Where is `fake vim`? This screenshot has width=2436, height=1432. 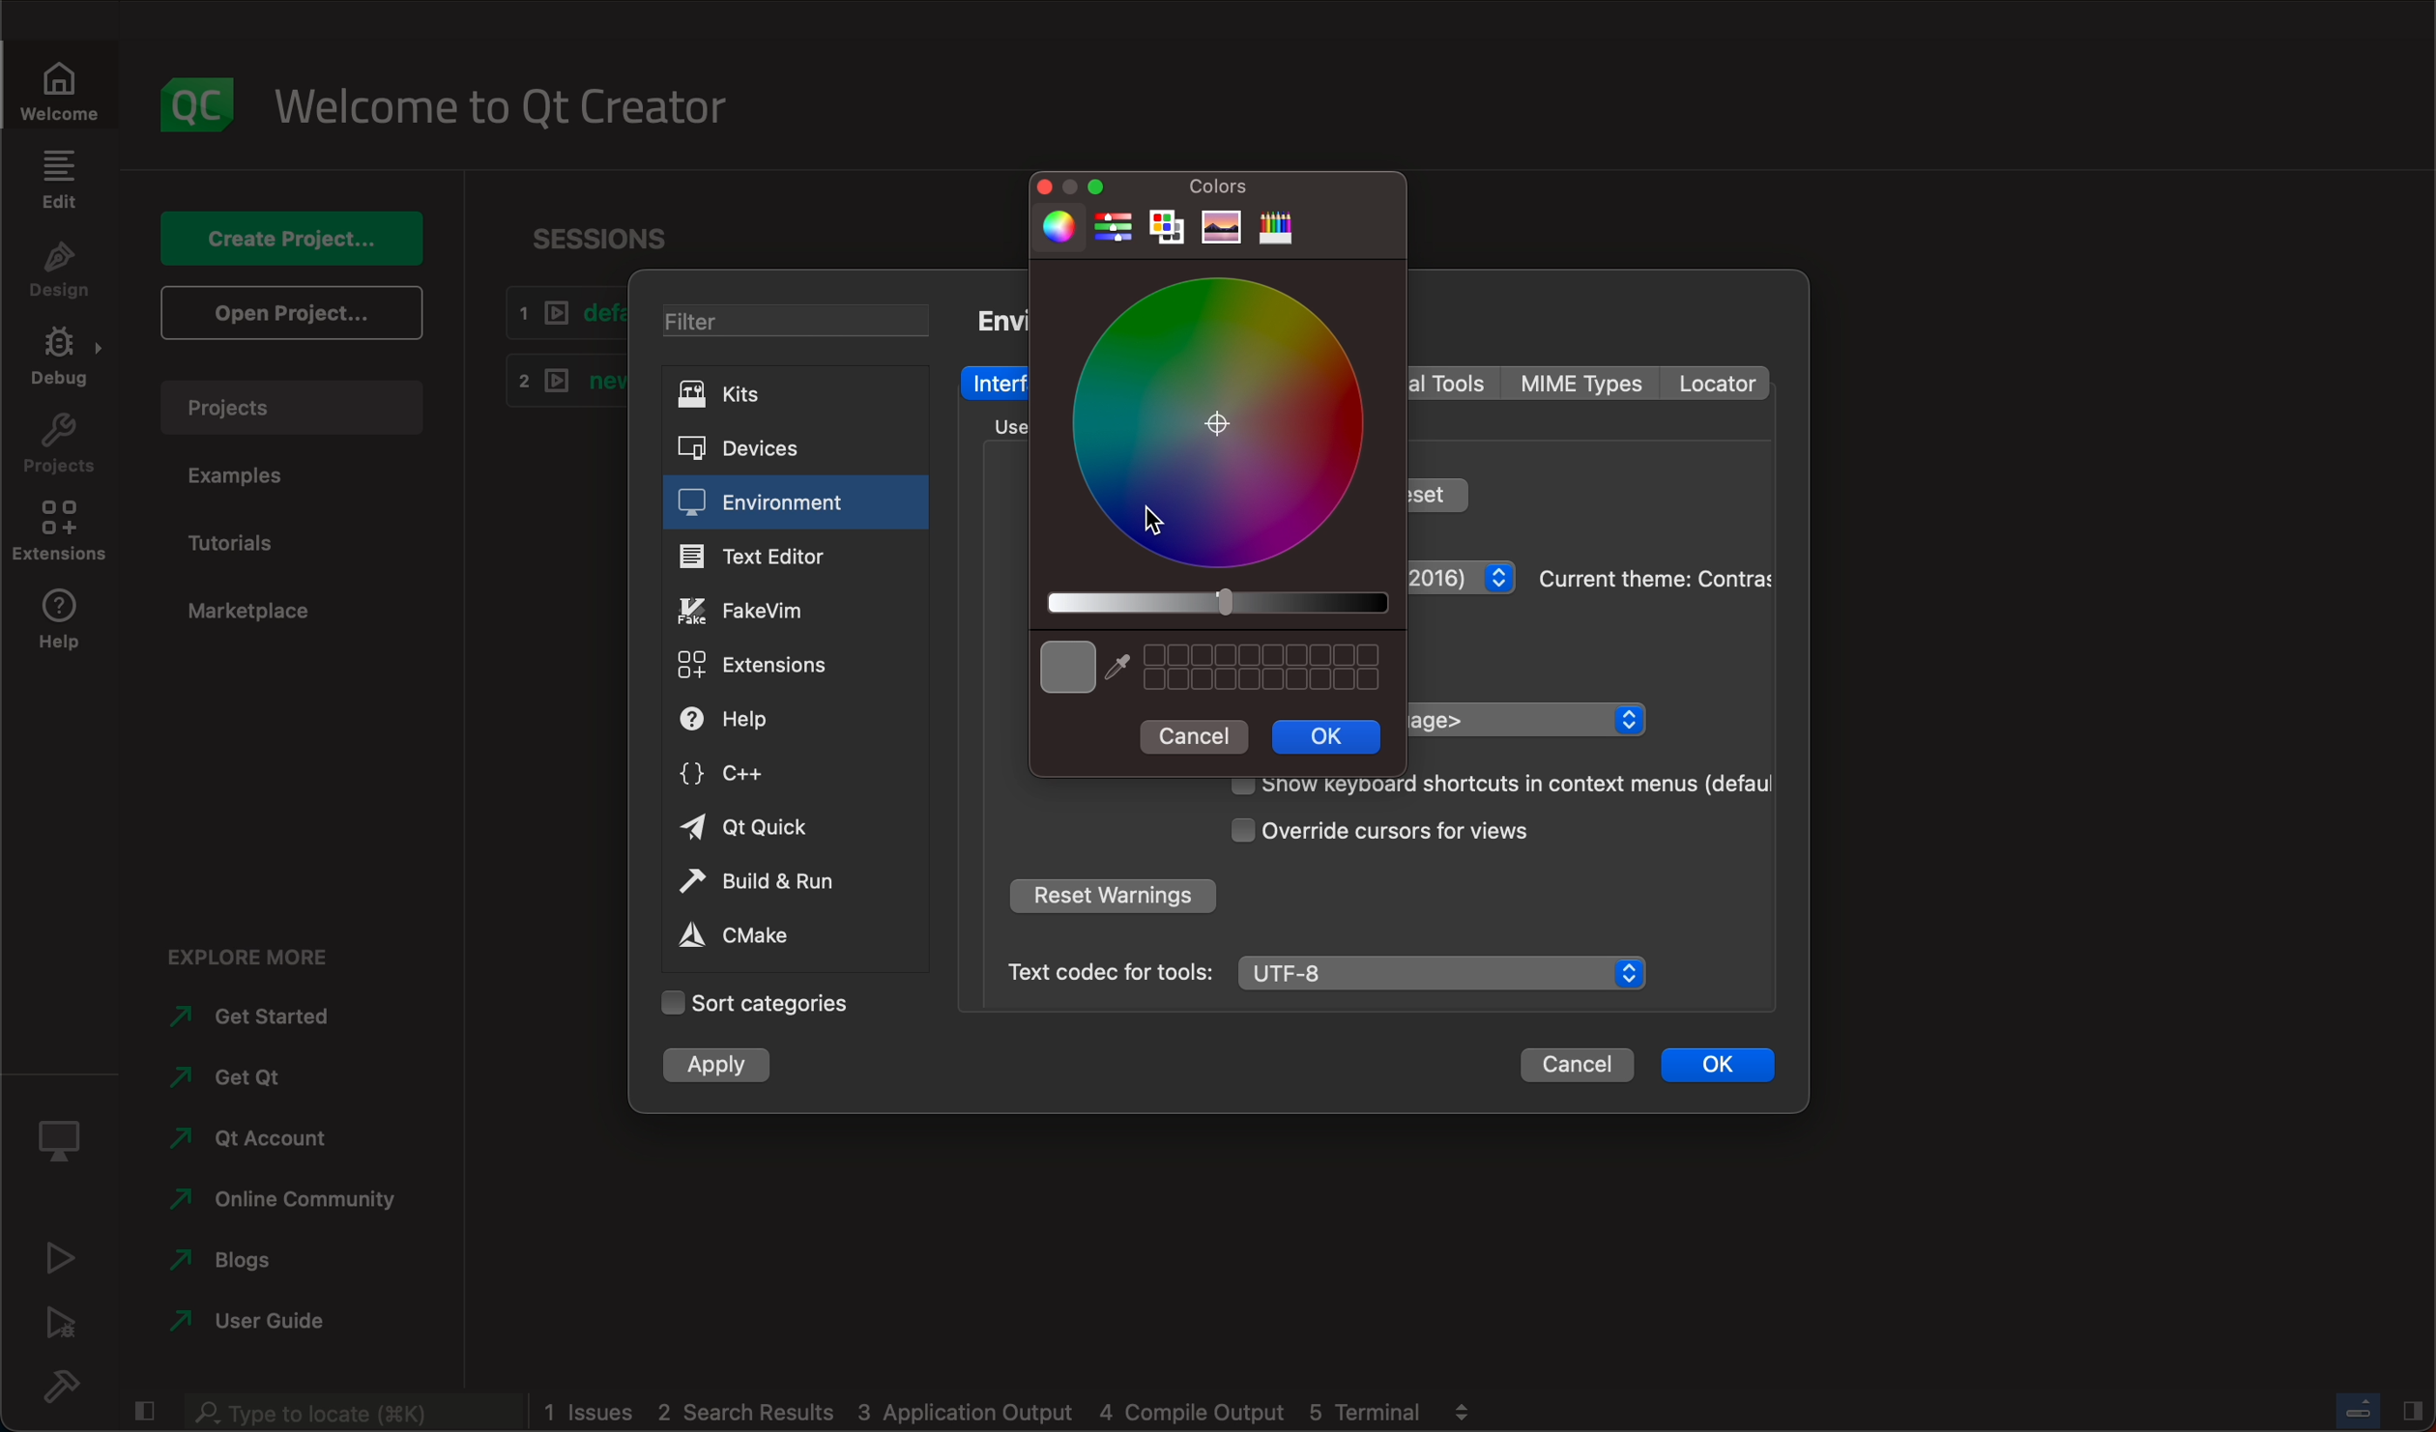 fake vim is located at coordinates (794, 608).